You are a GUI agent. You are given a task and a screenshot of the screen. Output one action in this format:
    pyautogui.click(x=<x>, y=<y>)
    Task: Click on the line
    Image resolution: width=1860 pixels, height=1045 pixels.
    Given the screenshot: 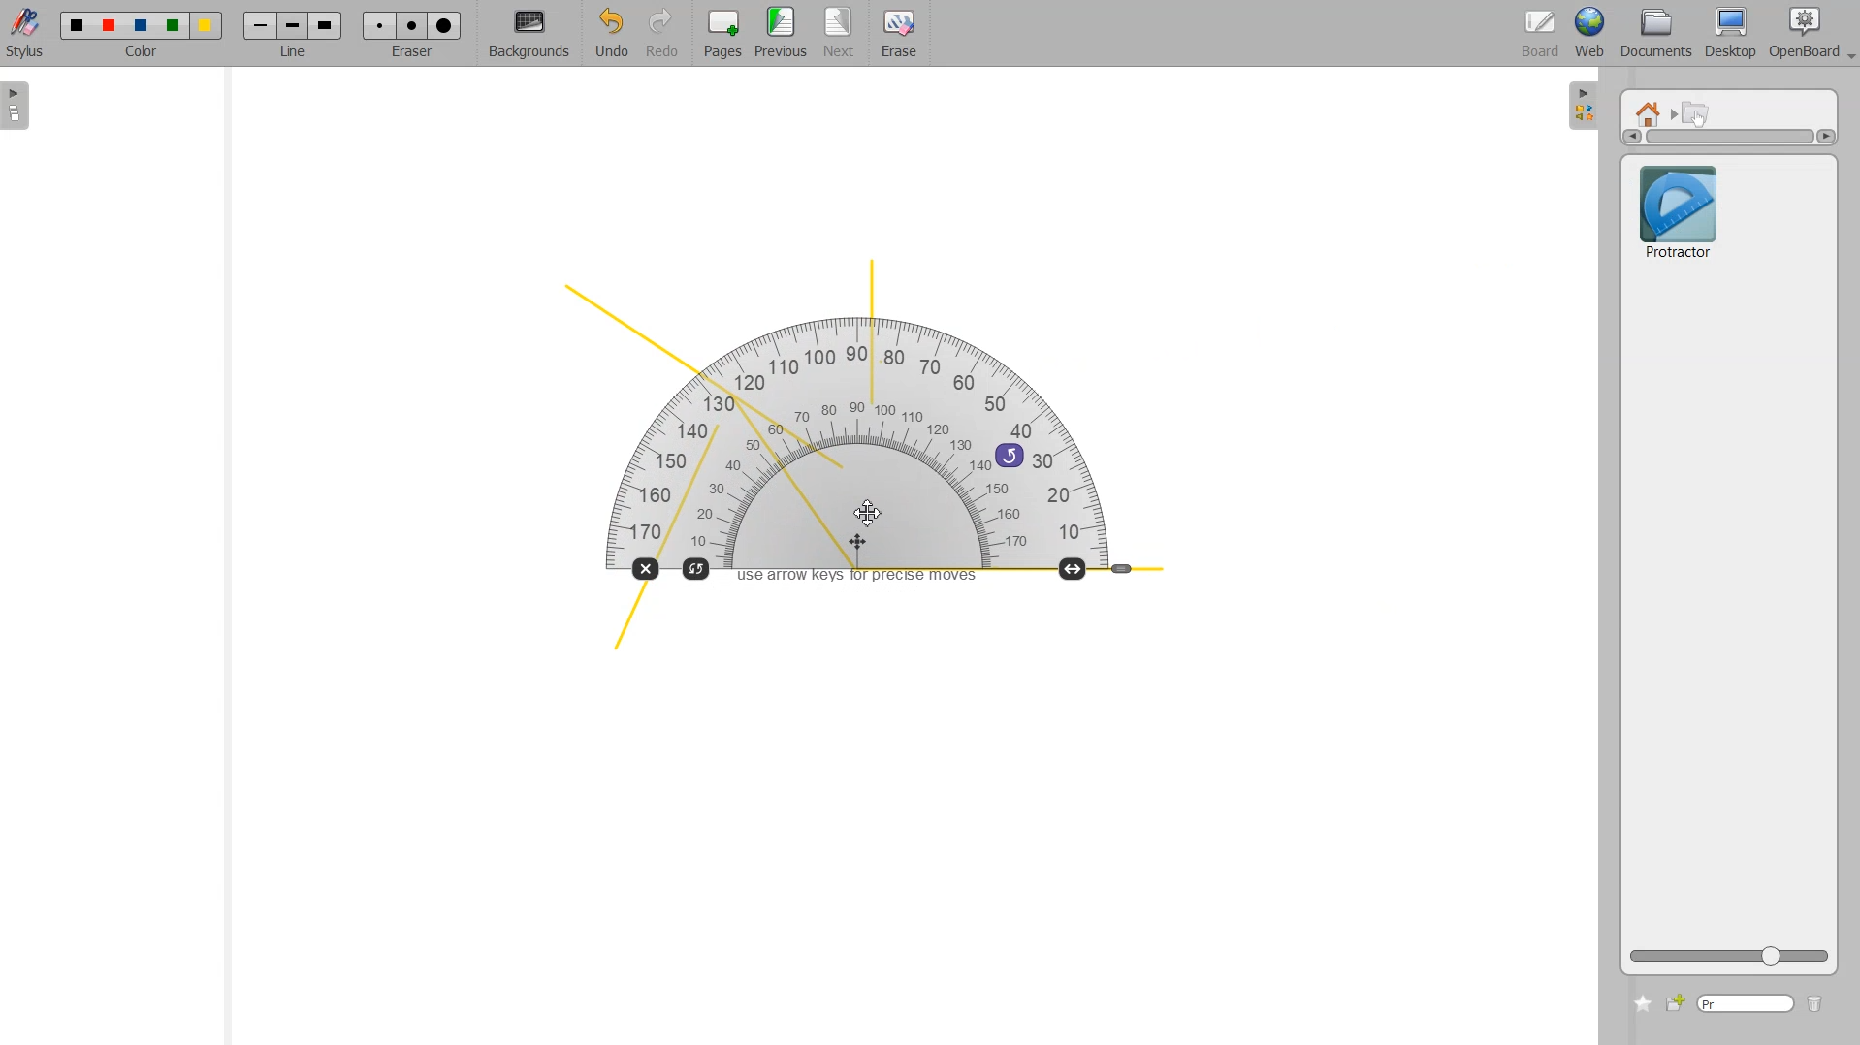 What is the action you would take?
    pyautogui.click(x=297, y=54)
    